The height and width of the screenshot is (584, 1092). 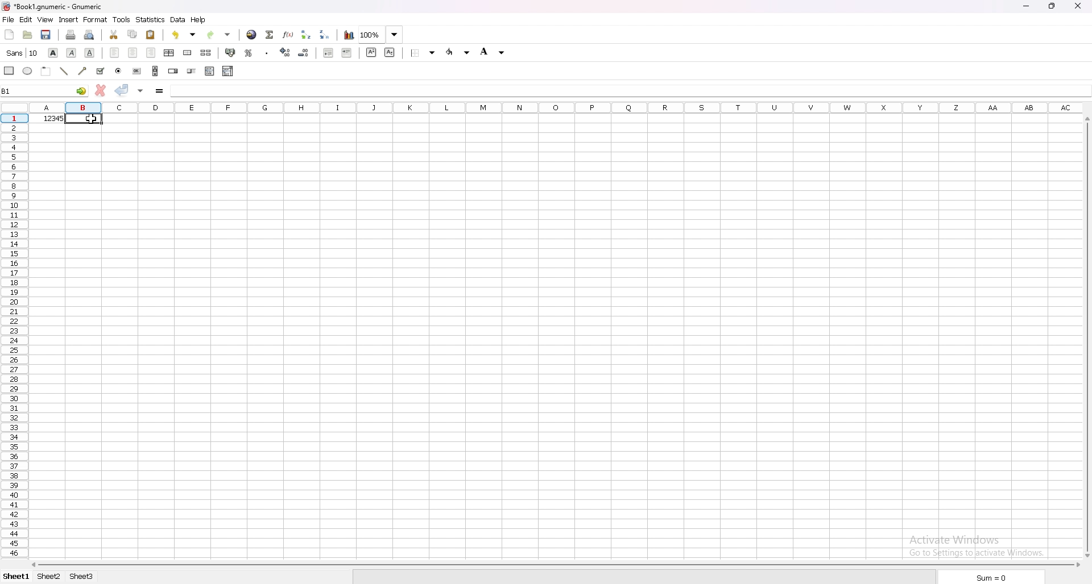 I want to click on font, so click(x=23, y=53).